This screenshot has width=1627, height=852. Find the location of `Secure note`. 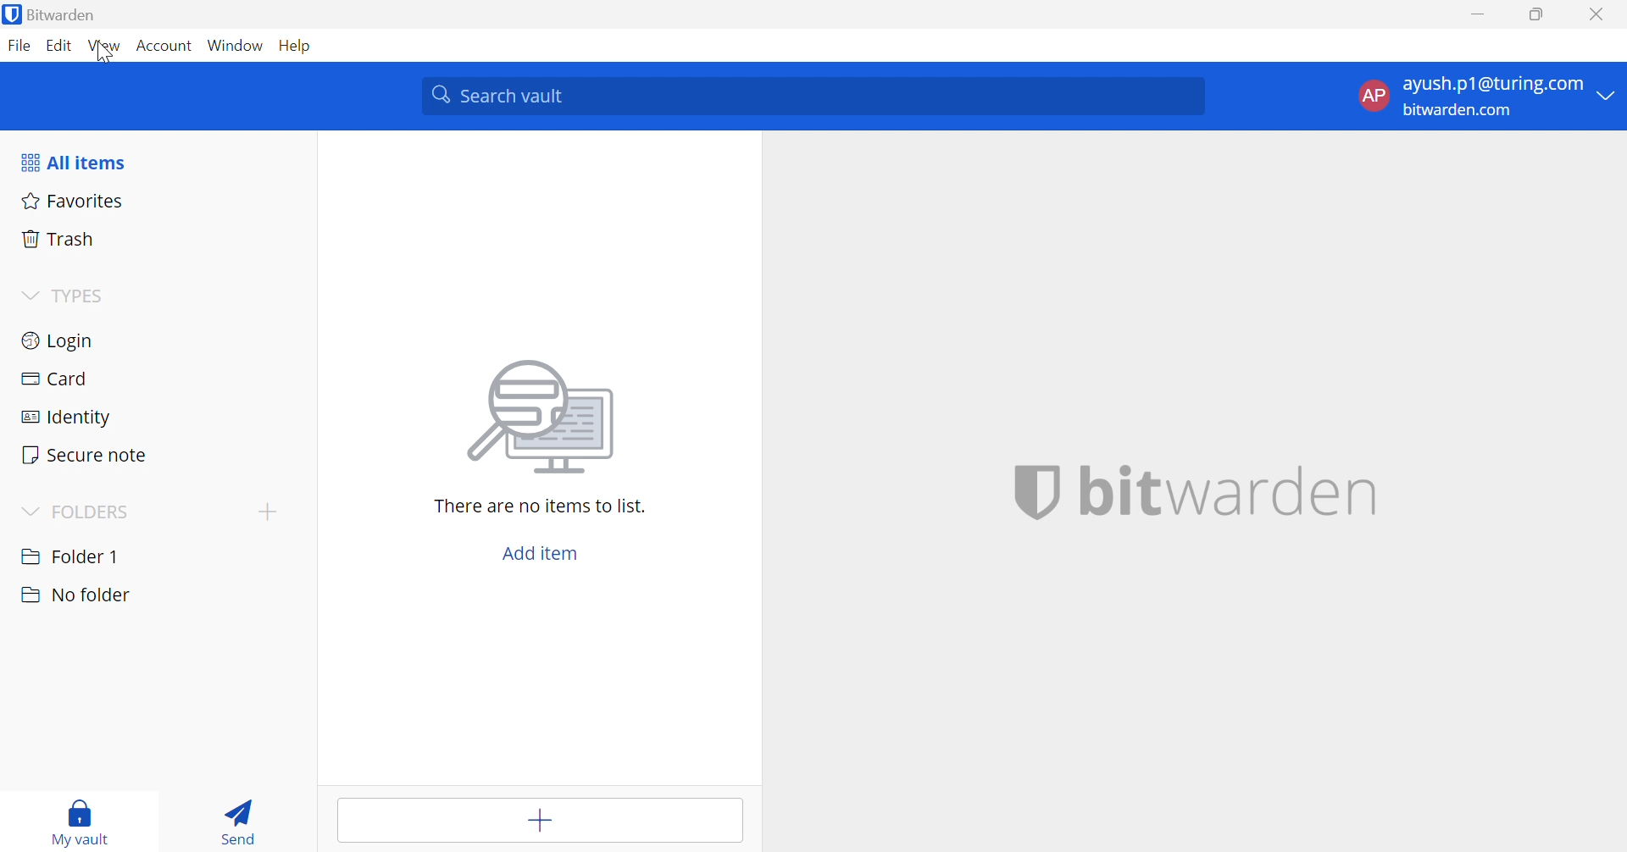

Secure note is located at coordinates (86, 455).